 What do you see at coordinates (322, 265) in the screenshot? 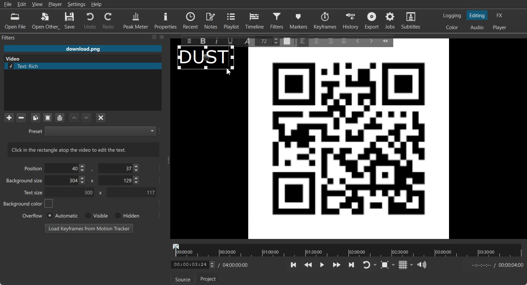
I see `Toggle play` at bounding box center [322, 265].